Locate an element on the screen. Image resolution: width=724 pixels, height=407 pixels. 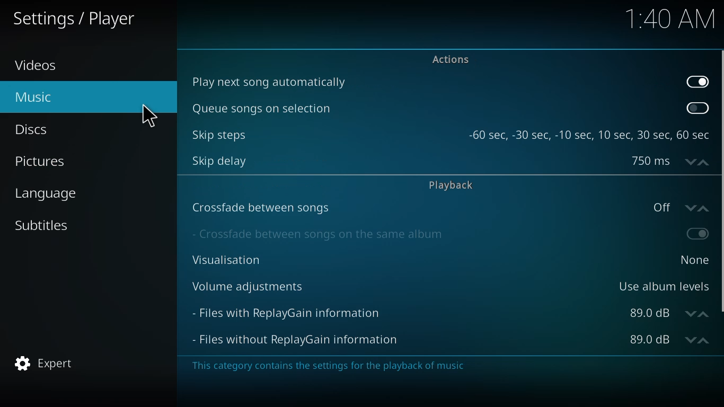
actions is located at coordinates (449, 60).